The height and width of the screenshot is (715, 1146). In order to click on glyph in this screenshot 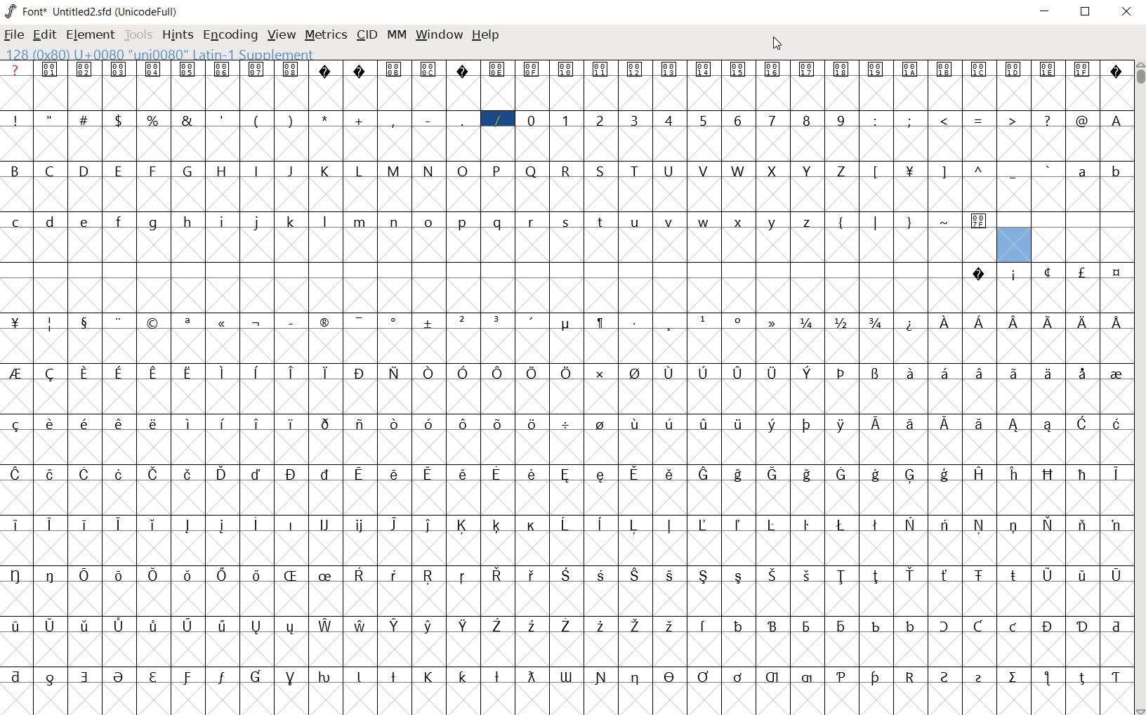, I will do `click(565, 525)`.